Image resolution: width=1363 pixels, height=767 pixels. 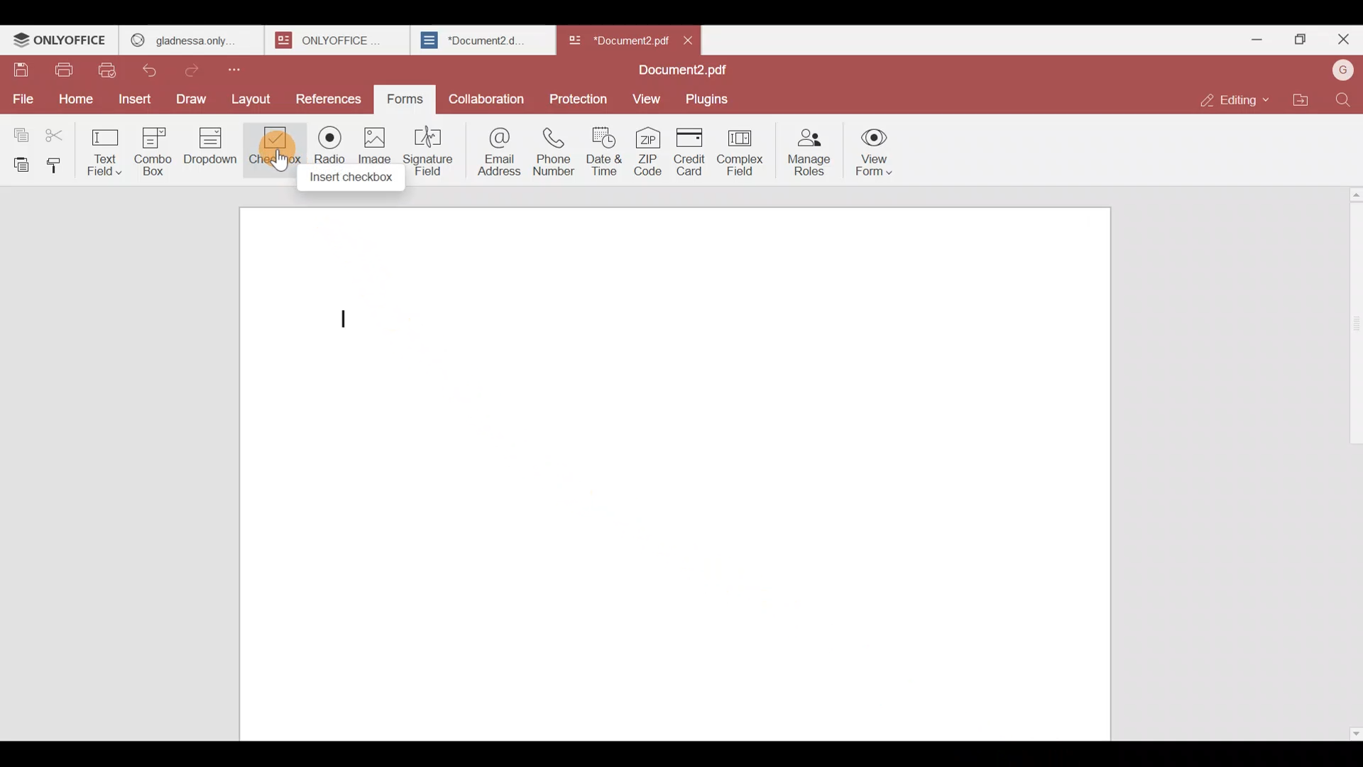 I want to click on Forms, so click(x=406, y=97).